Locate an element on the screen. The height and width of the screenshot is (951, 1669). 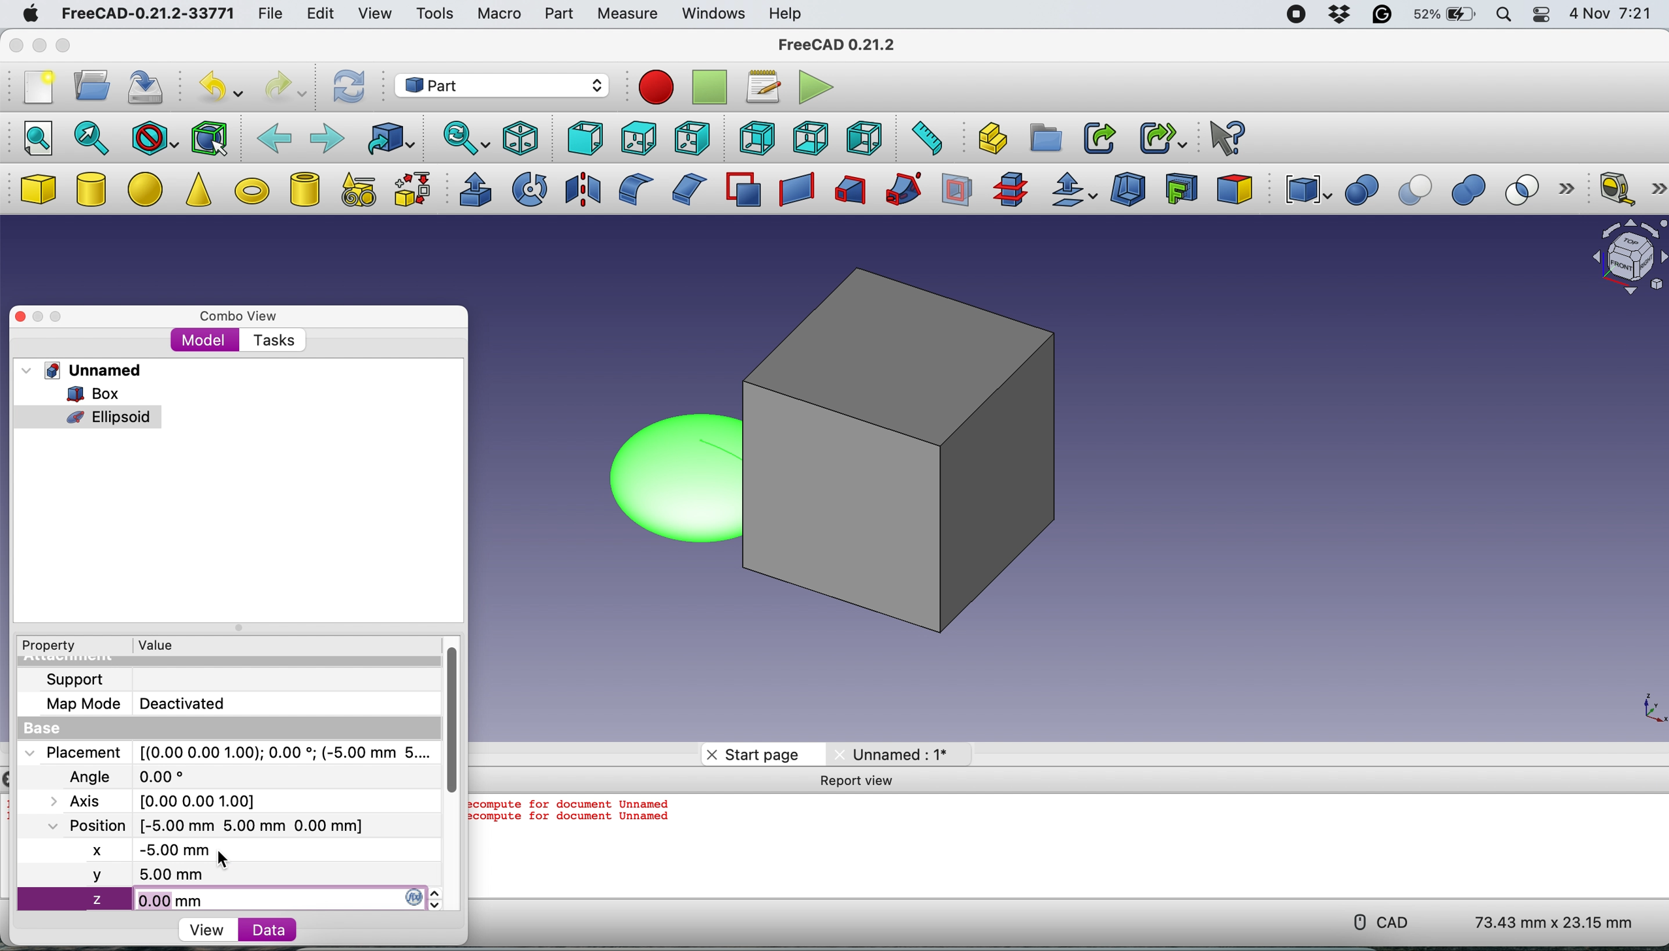
refresh is located at coordinates (348, 88).